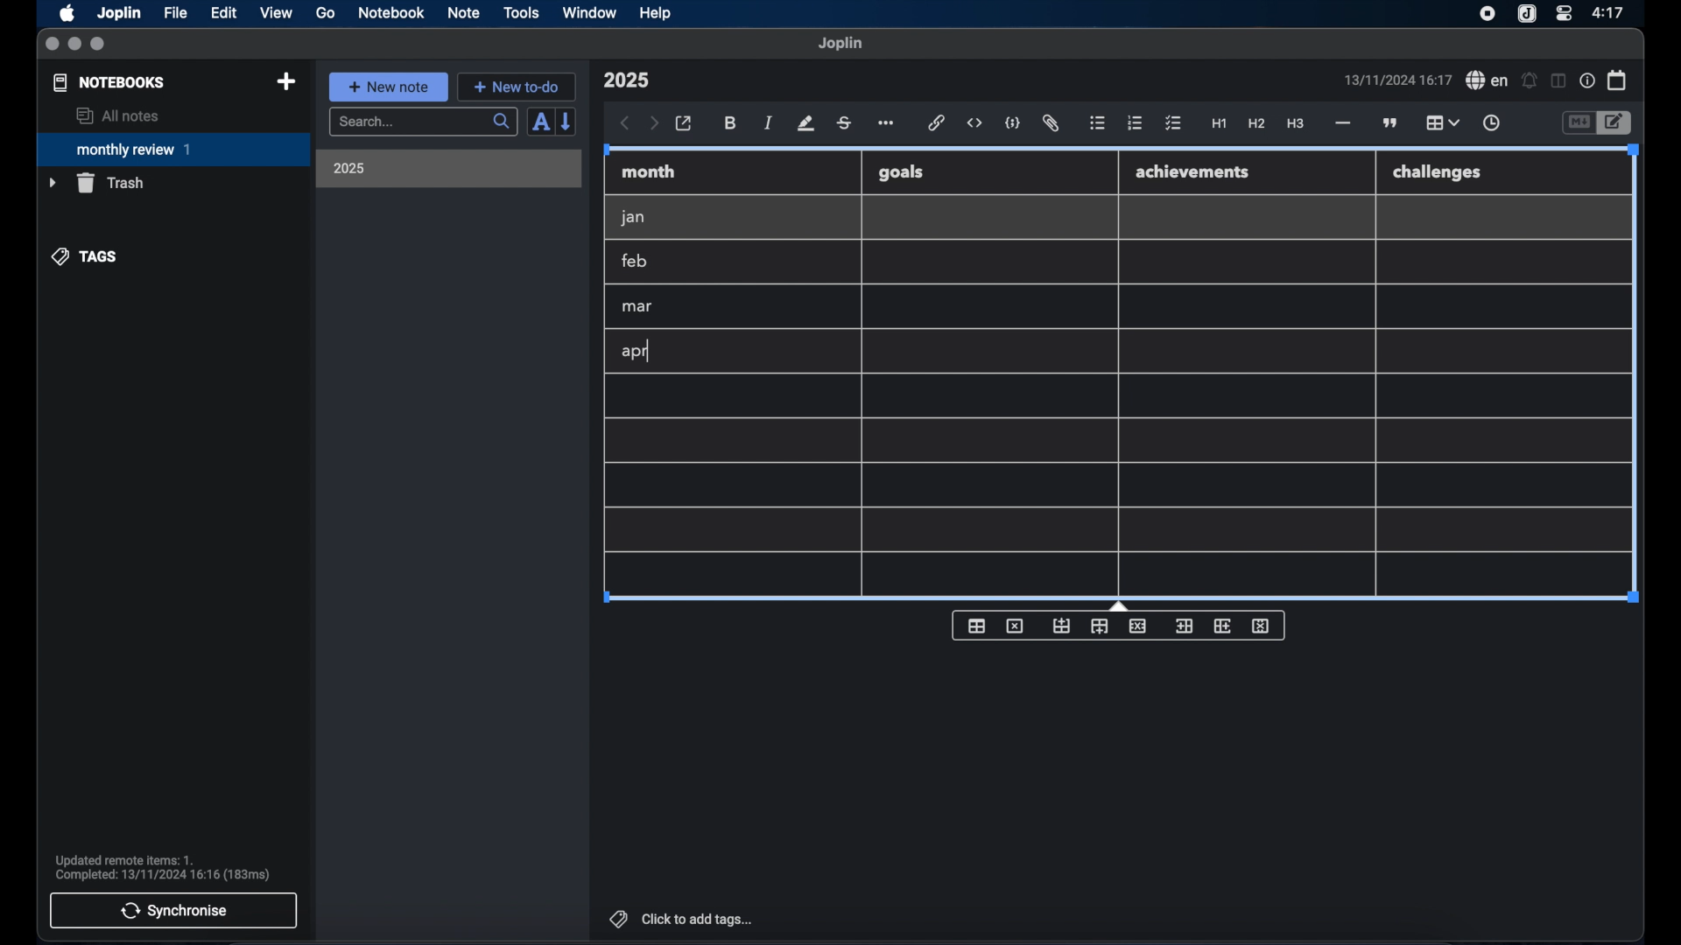 The image size is (1681, 945). I want to click on achievements, so click(1193, 172).